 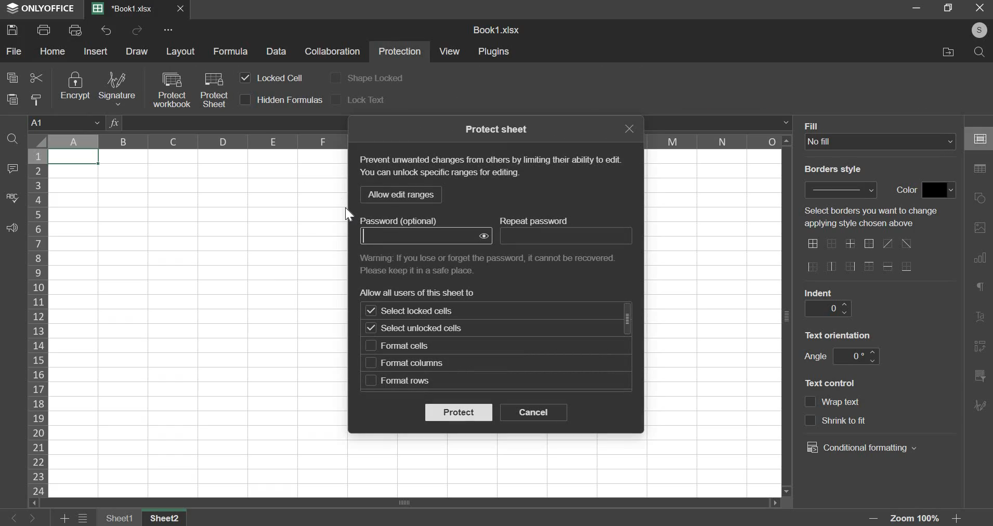 What do you see at coordinates (427, 311) in the screenshot?
I see `select locked cells` at bounding box center [427, 311].